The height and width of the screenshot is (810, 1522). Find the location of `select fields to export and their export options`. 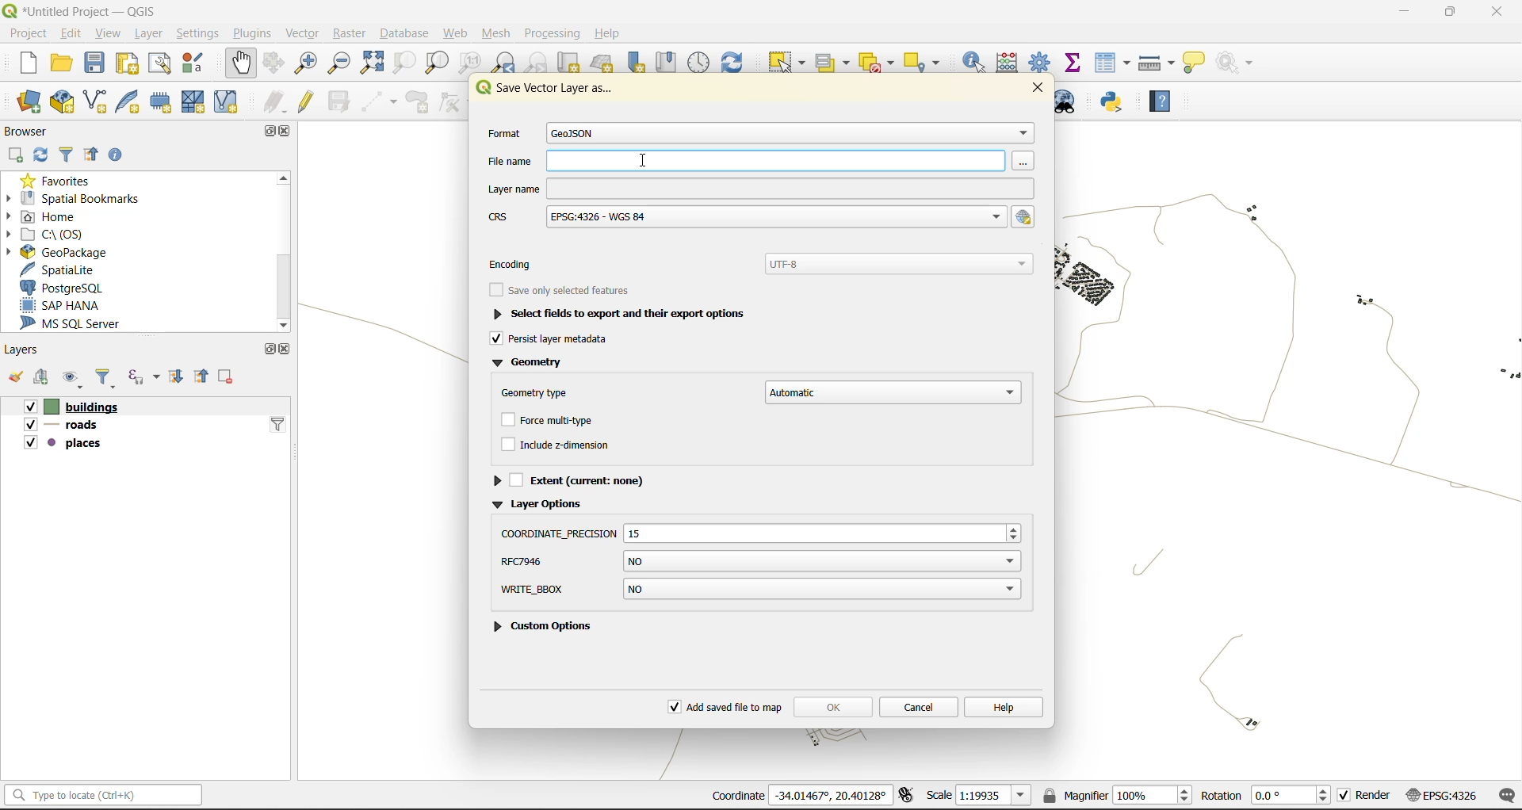

select fields to export and their export options is located at coordinates (615, 313).